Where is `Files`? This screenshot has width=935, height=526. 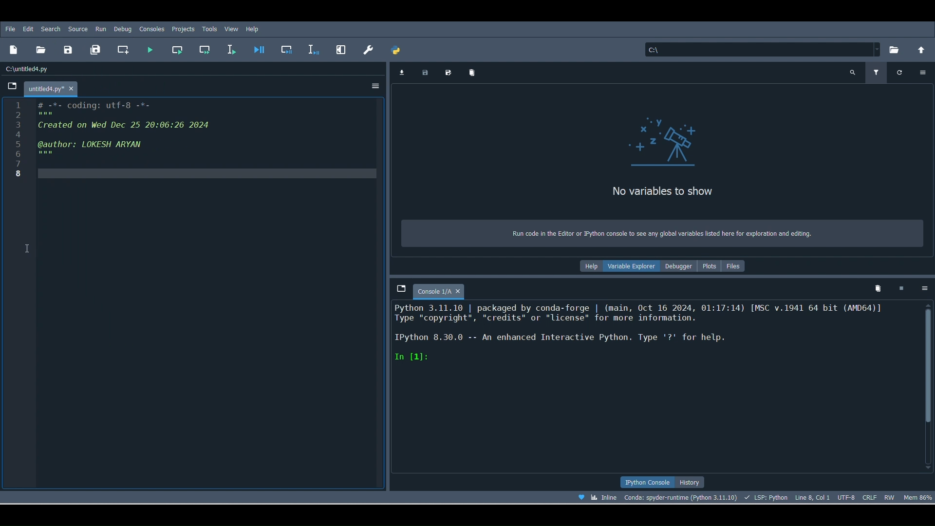
Files is located at coordinates (739, 265).